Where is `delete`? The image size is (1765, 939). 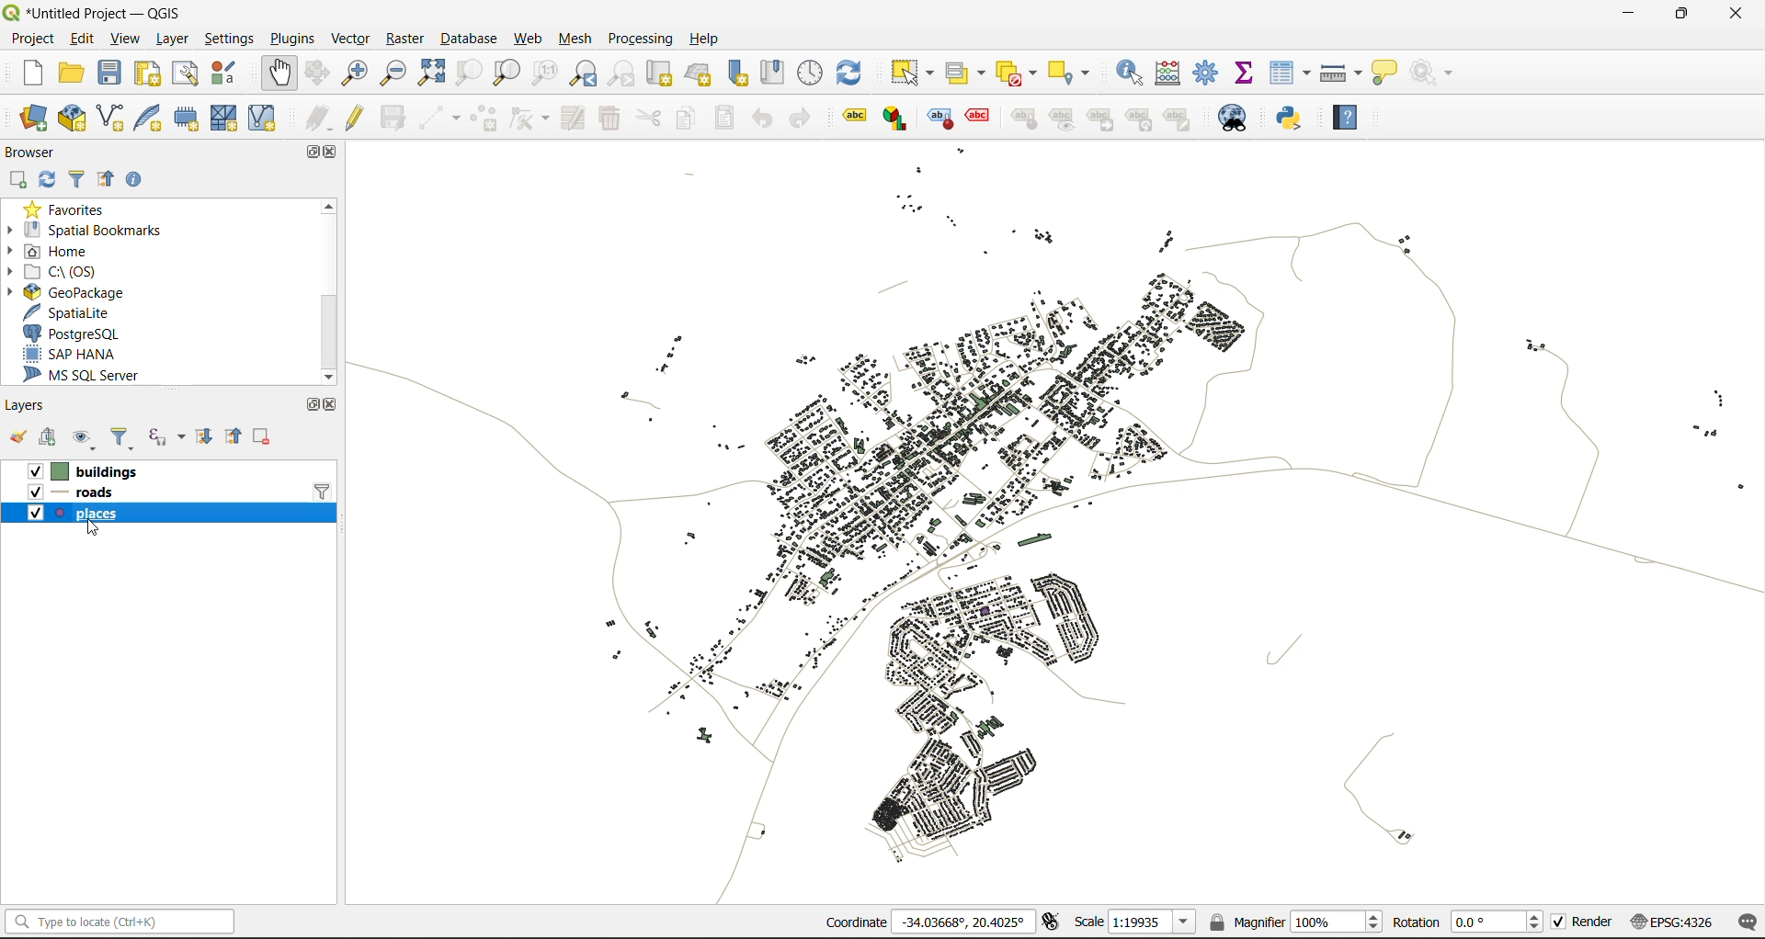
delete is located at coordinates (612, 120).